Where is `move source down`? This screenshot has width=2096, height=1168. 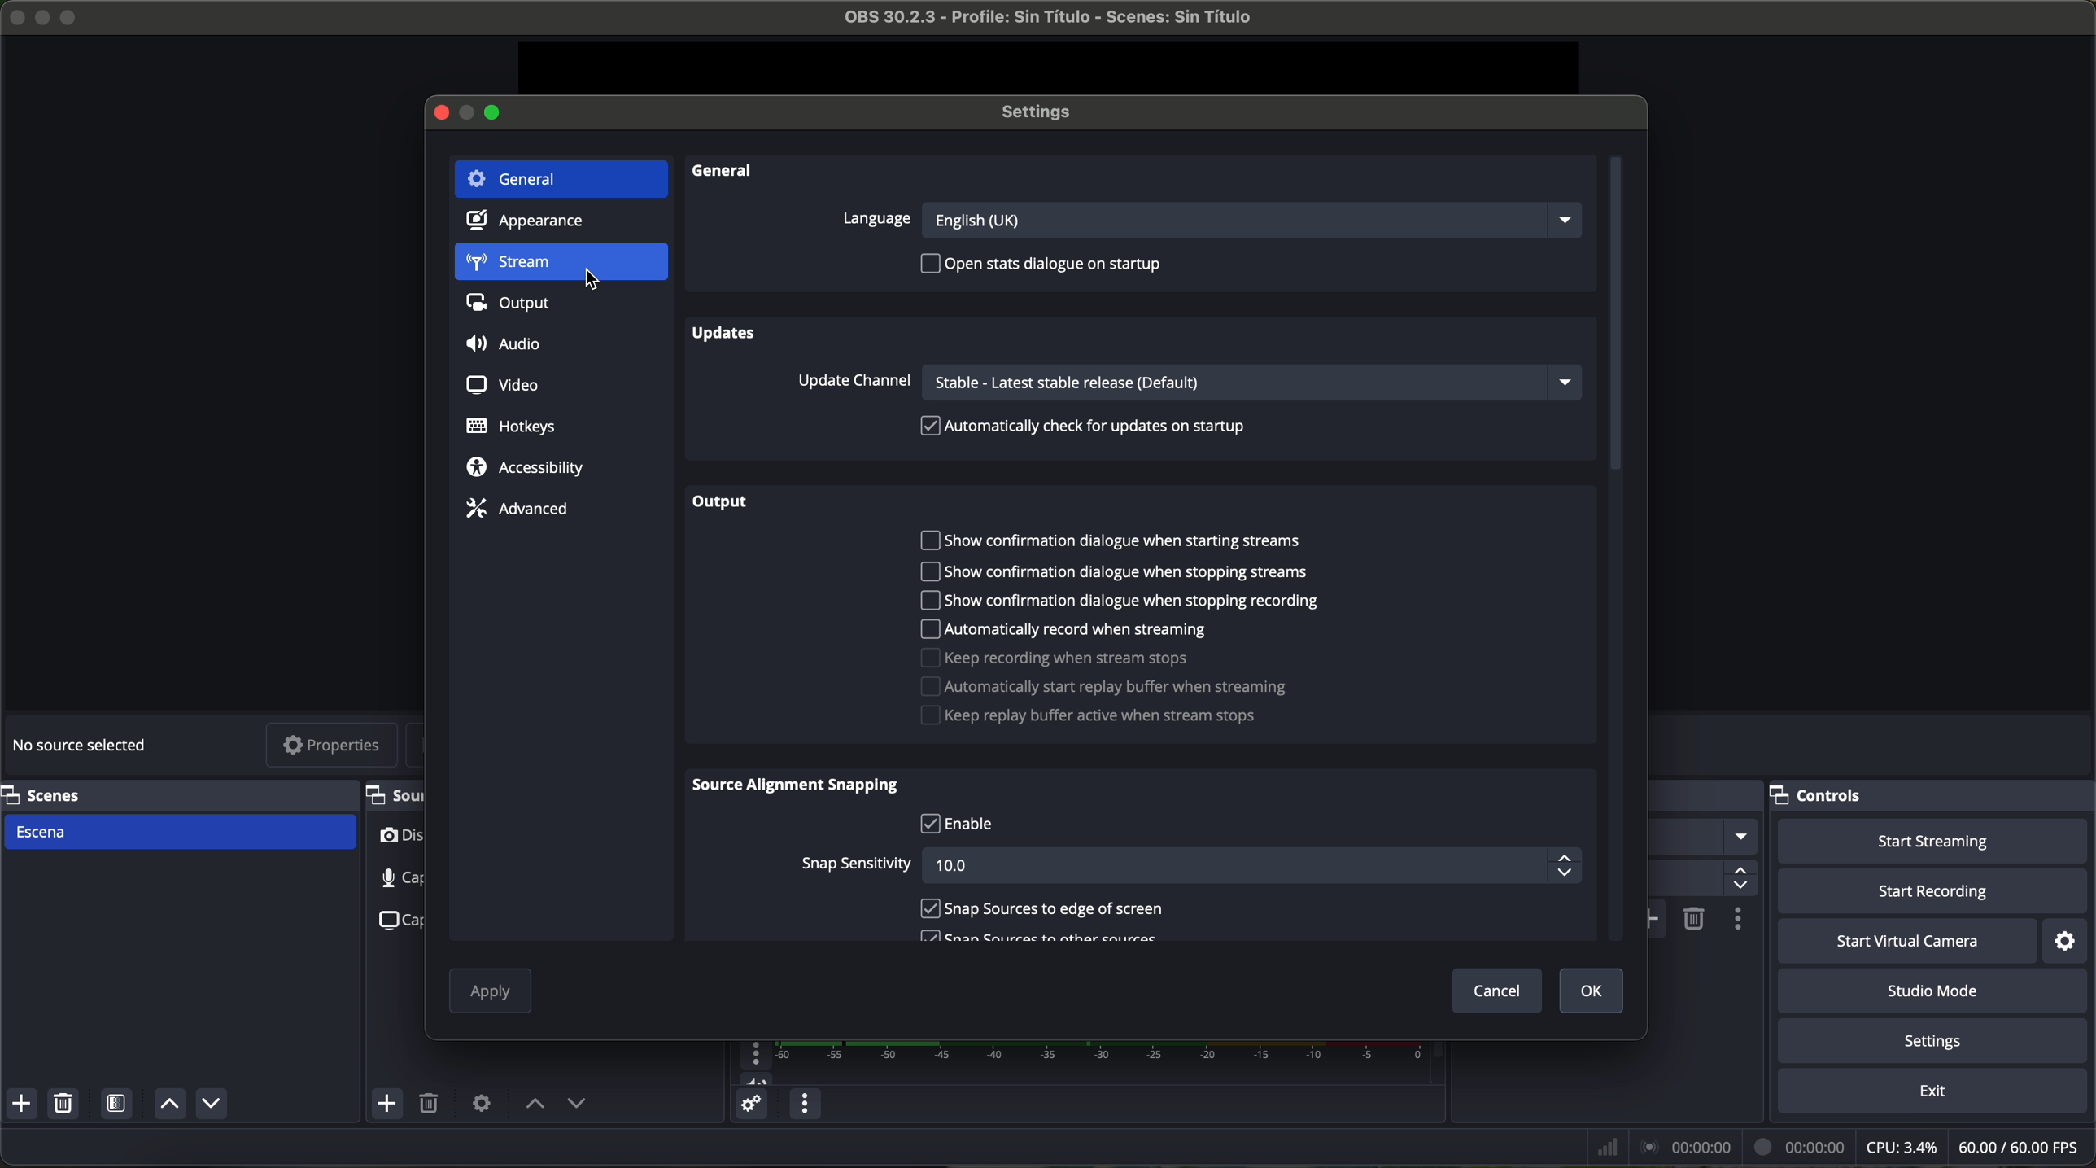
move source down is located at coordinates (211, 1103).